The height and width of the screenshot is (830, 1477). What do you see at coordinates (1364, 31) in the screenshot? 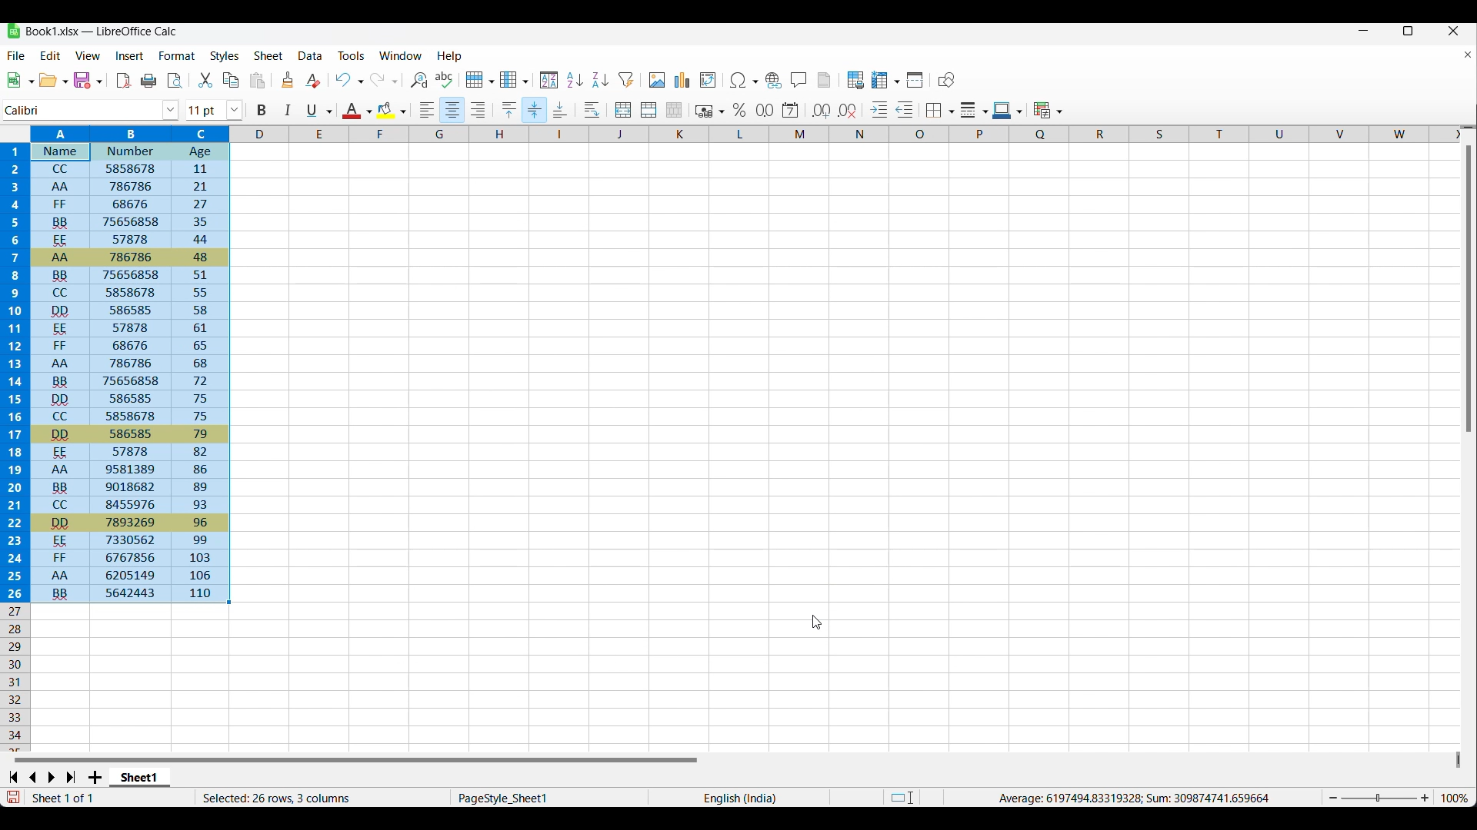
I see `Minimize` at bounding box center [1364, 31].